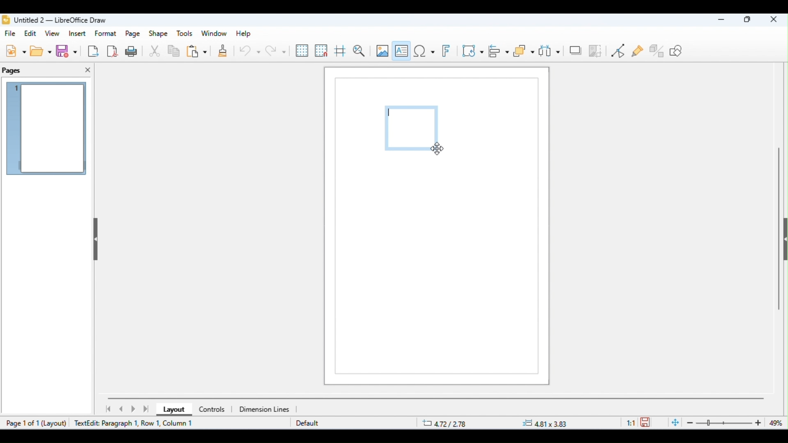 Image resolution: width=788 pixels, height=443 pixels. I want to click on first page, so click(108, 409).